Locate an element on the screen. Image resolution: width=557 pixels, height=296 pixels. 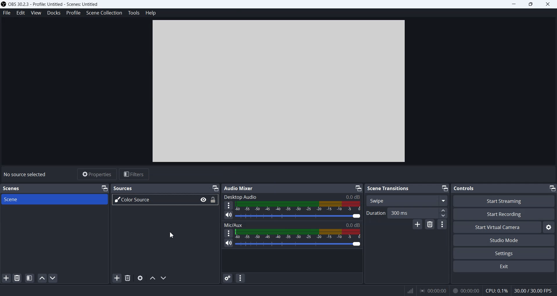
Add configurable transition is located at coordinates (417, 224).